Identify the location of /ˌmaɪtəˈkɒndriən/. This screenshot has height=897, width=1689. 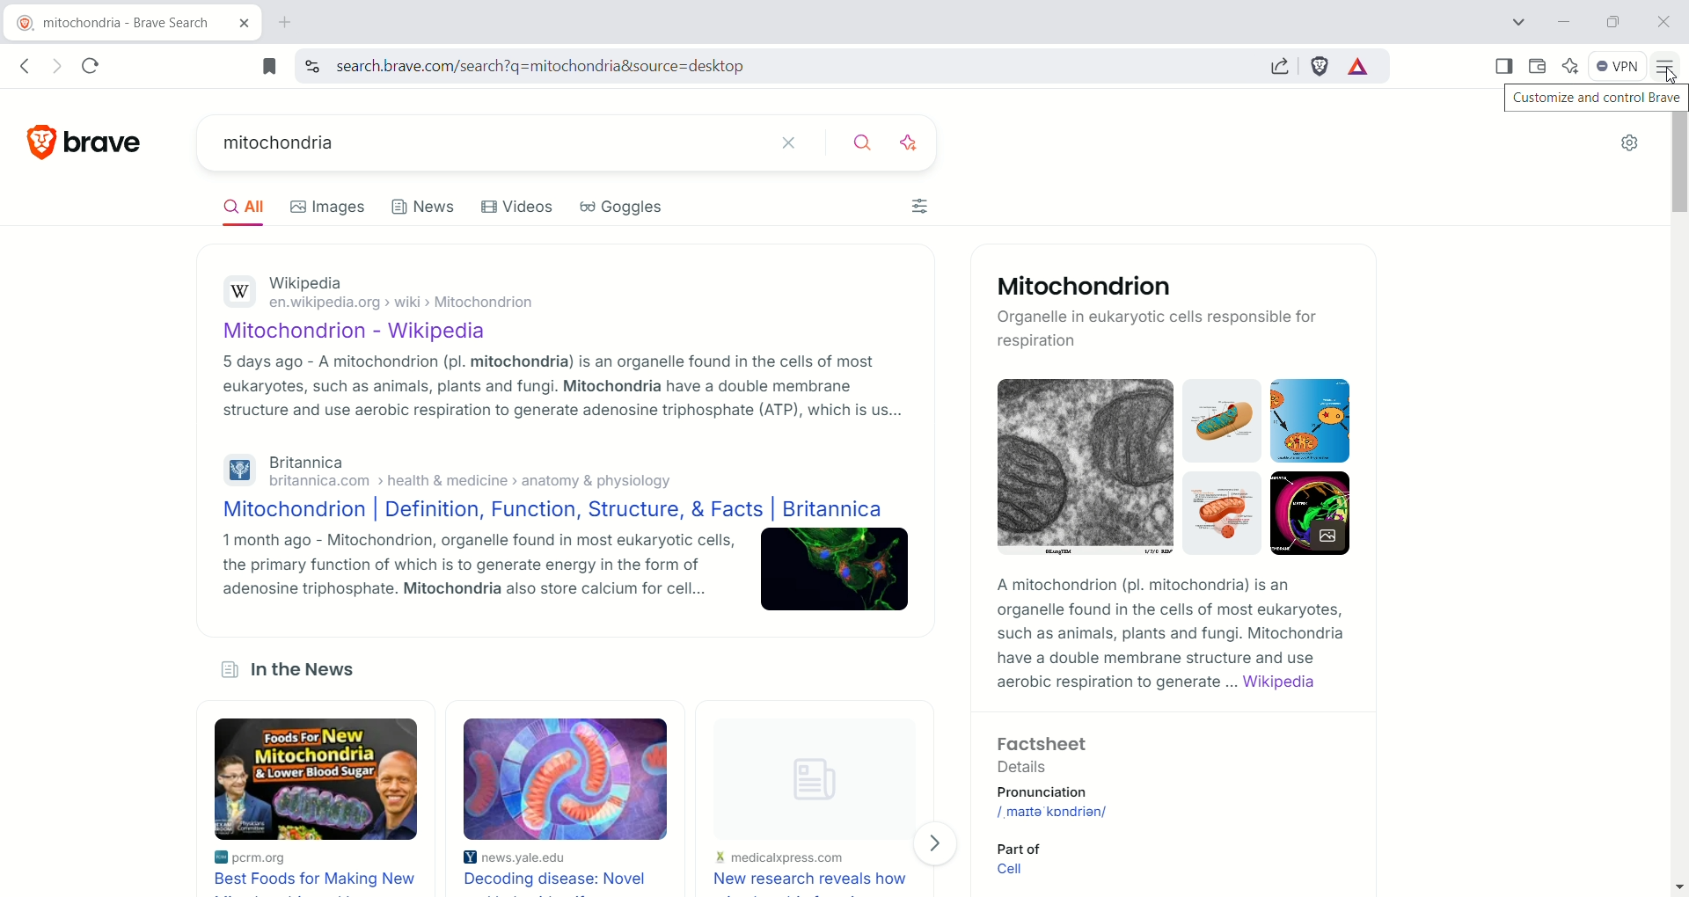
(1066, 812).